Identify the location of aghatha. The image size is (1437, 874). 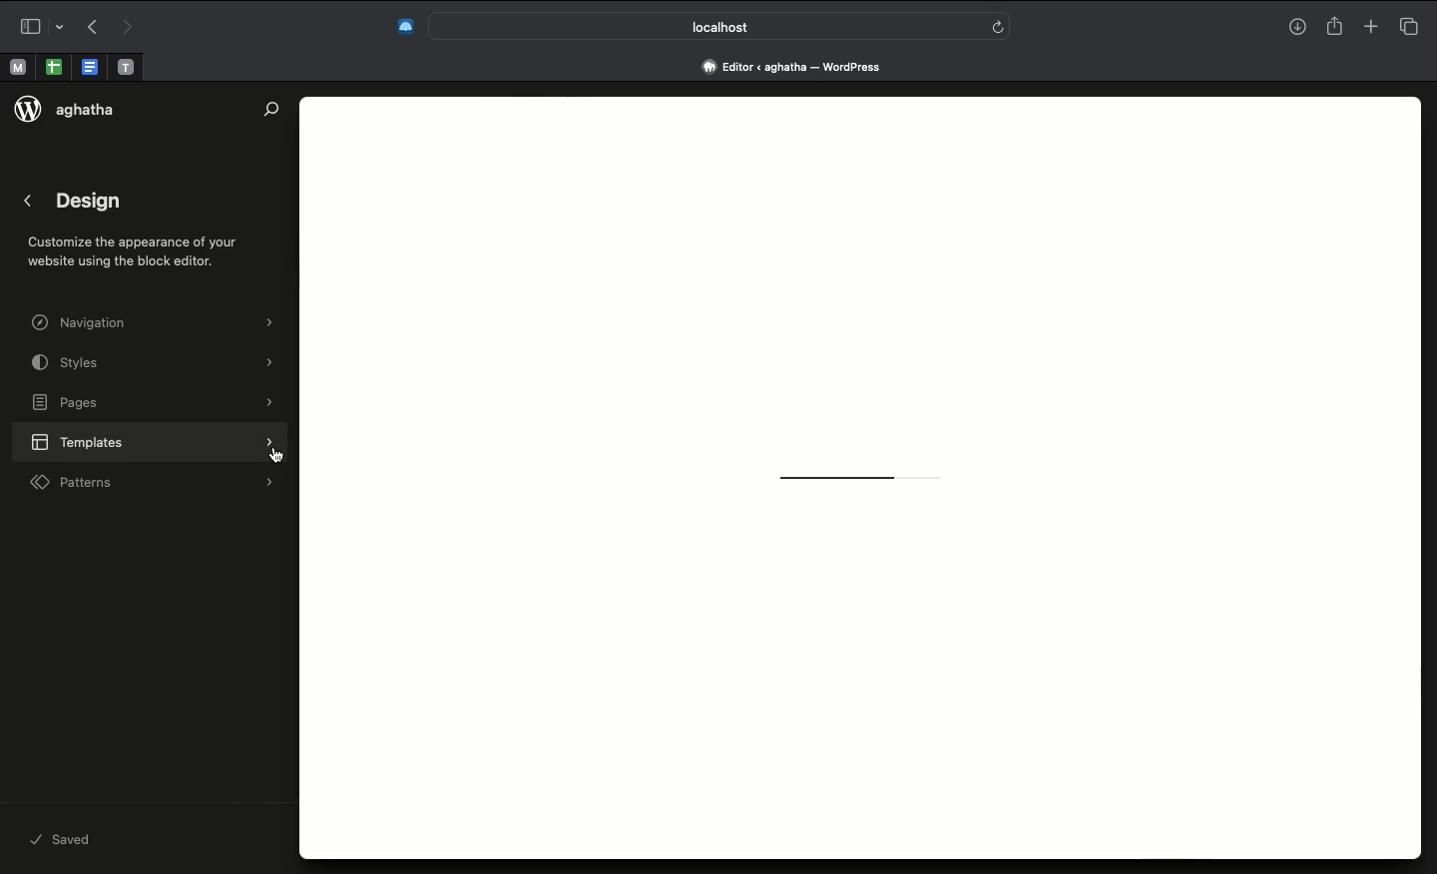
(89, 111).